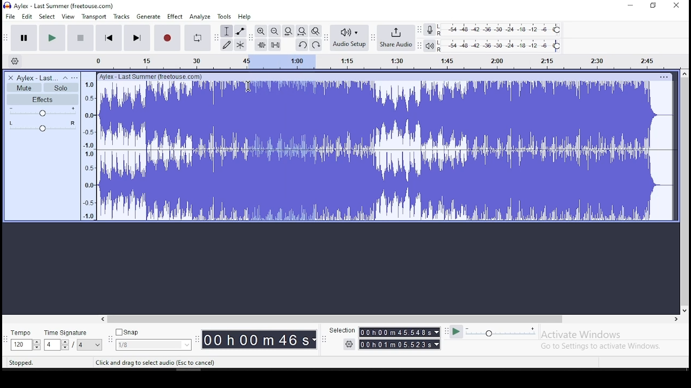 This screenshot has width=691, height=388. Describe the element at coordinates (41, 112) in the screenshot. I see `volume` at that location.